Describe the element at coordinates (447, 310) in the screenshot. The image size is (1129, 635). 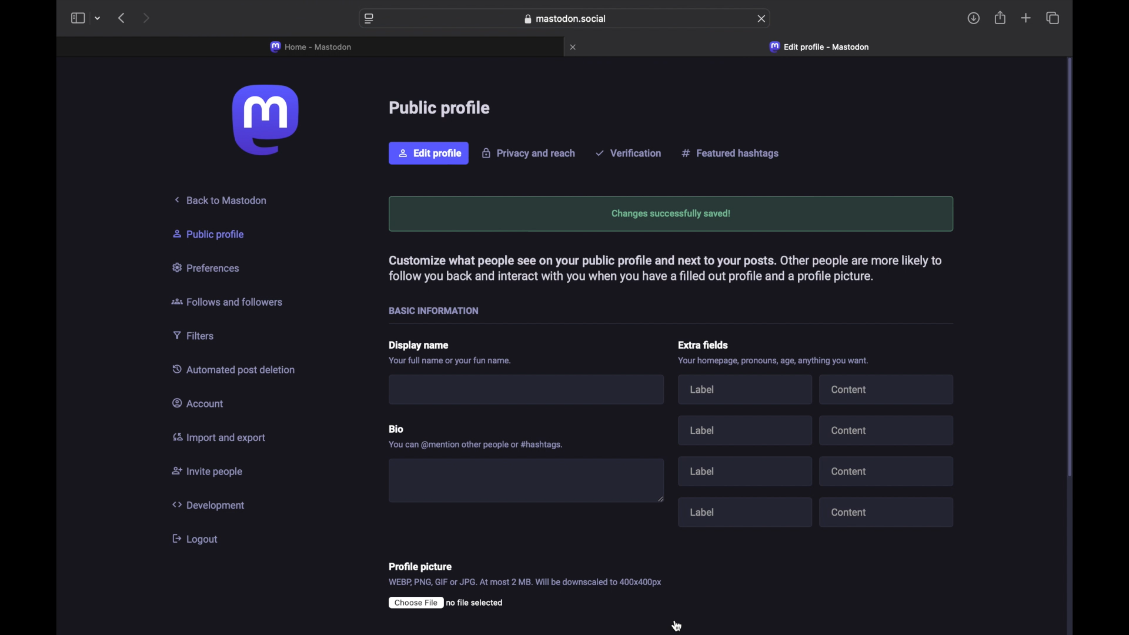
I see `- BASIC INFORMATION` at that location.